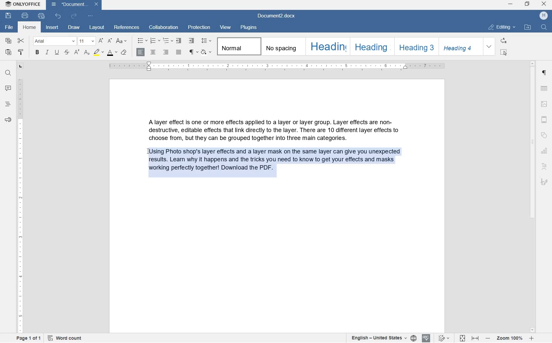 This screenshot has height=343, width=552. What do you see at coordinates (8, 41) in the screenshot?
I see `COPY` at bounding box center [8, 41].